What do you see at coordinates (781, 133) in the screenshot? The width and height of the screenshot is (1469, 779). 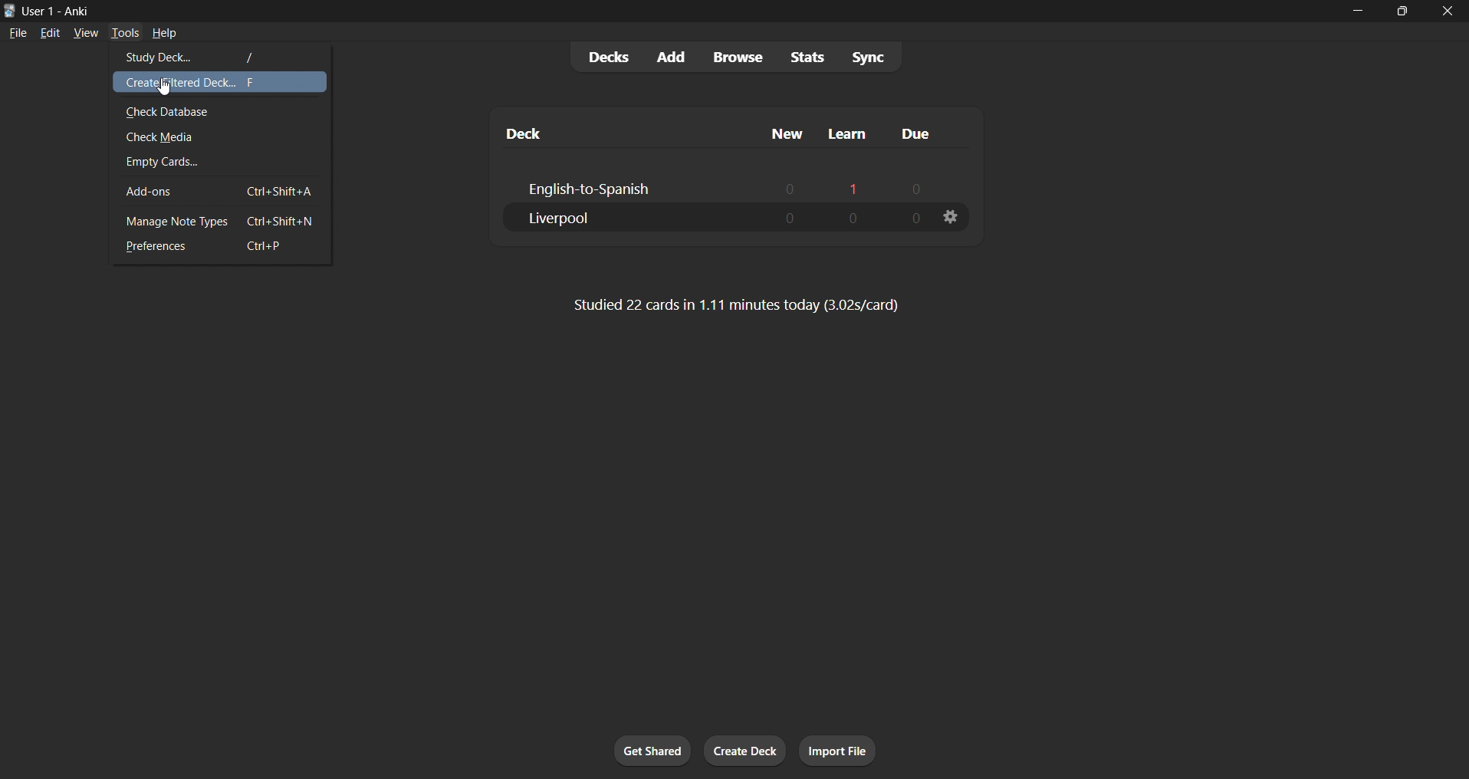 I see `new column` at bounding box center [781, 133].